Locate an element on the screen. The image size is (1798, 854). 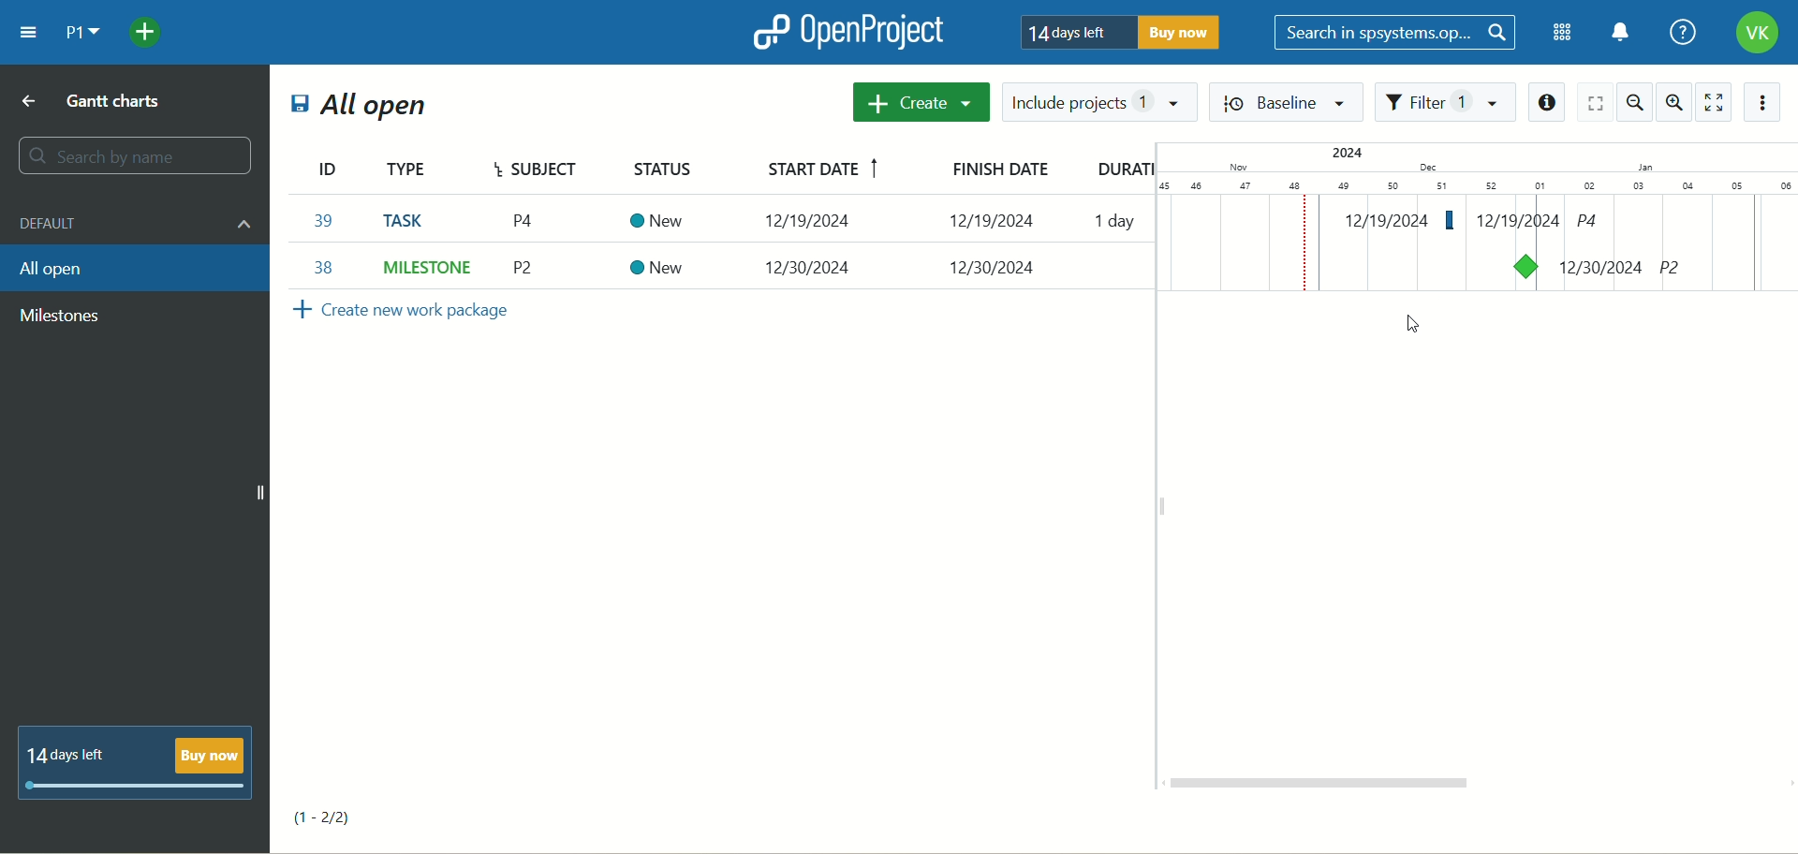
Nov is located at coordinates (1231, 167).